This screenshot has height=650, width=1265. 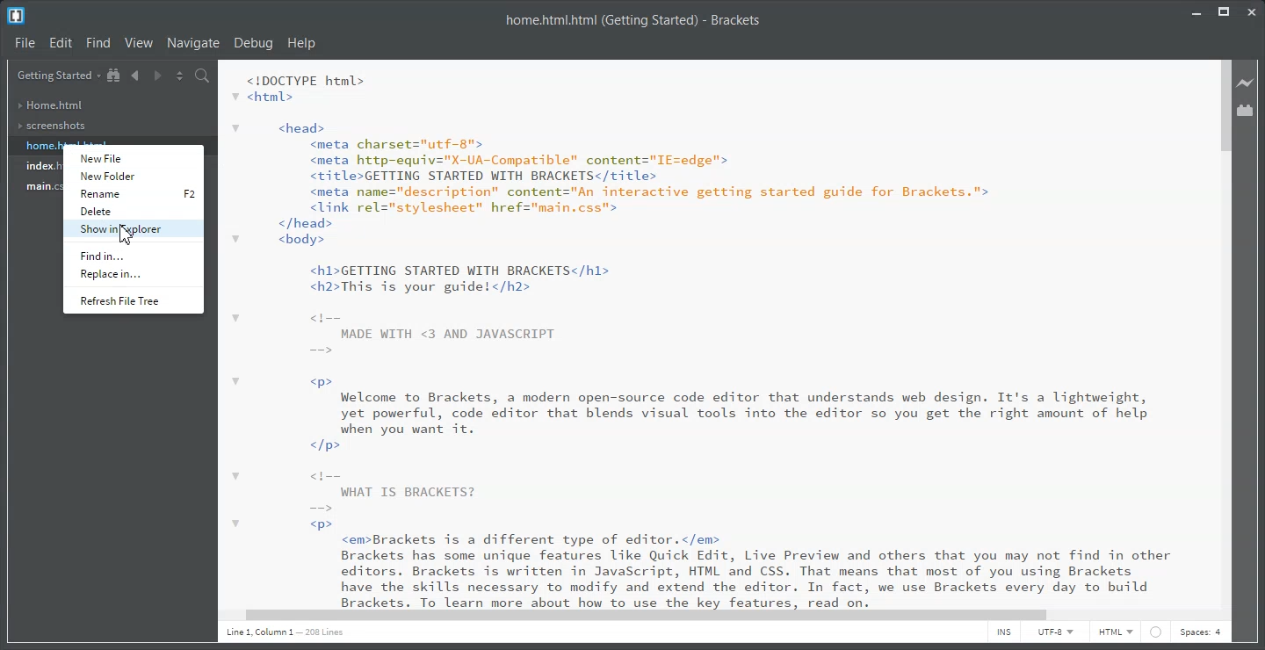 I want to click on Edit, so click(x=62, y=43).